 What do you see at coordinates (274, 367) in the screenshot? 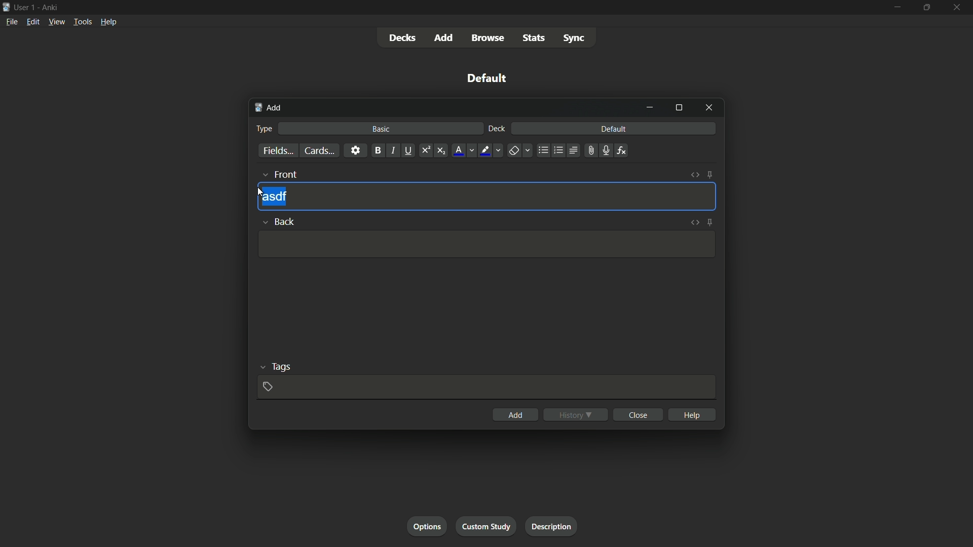
I see `tags` at bounding box center [274, 367].